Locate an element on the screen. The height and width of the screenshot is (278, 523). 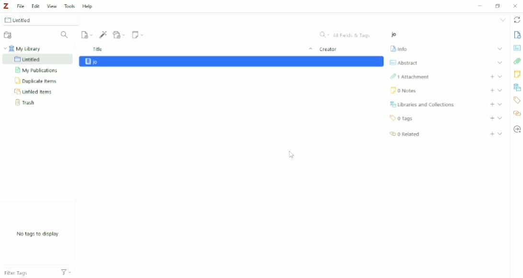
Filter Collections is located at coordinates (66, 35).